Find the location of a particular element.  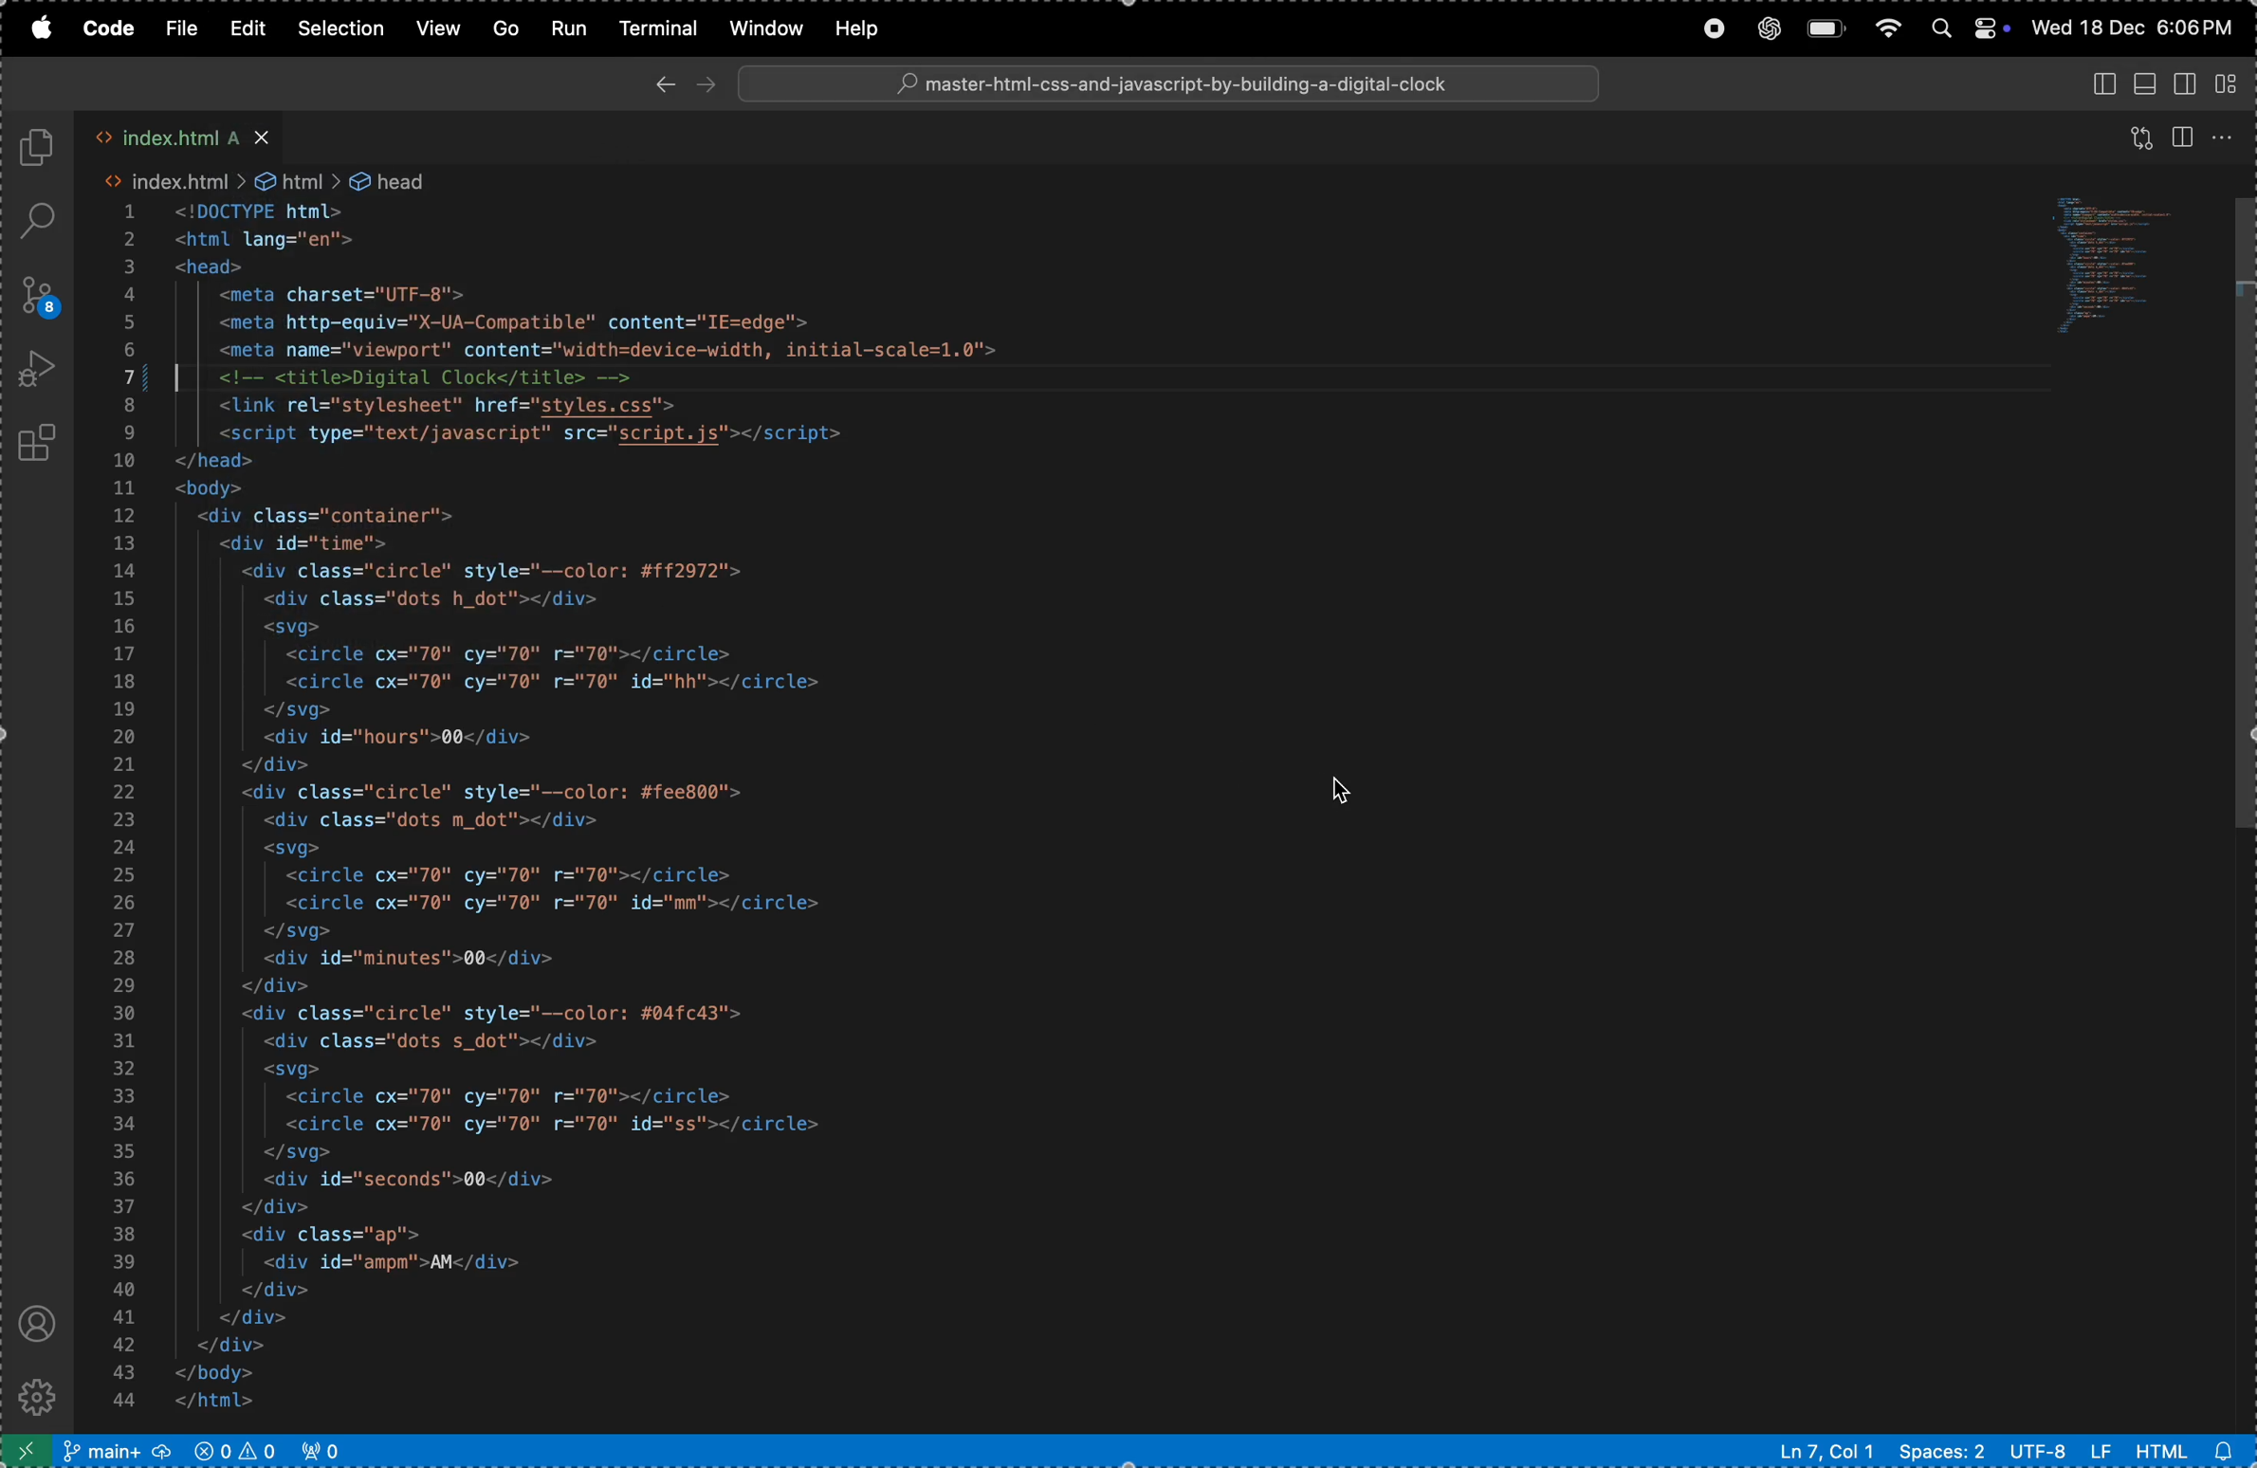

source control is located at coordinates (37, 295).